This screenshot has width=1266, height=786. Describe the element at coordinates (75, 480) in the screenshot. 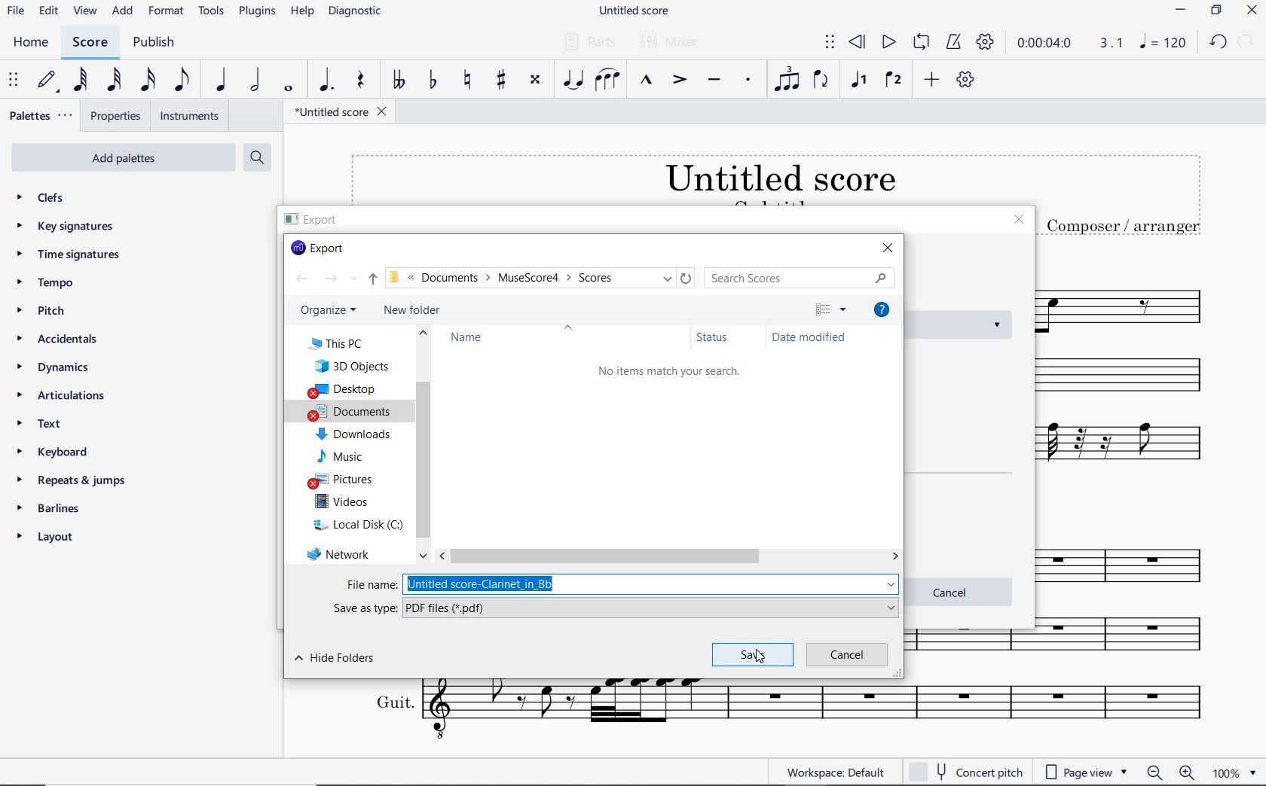

I see `repeats & jumps` at that location.